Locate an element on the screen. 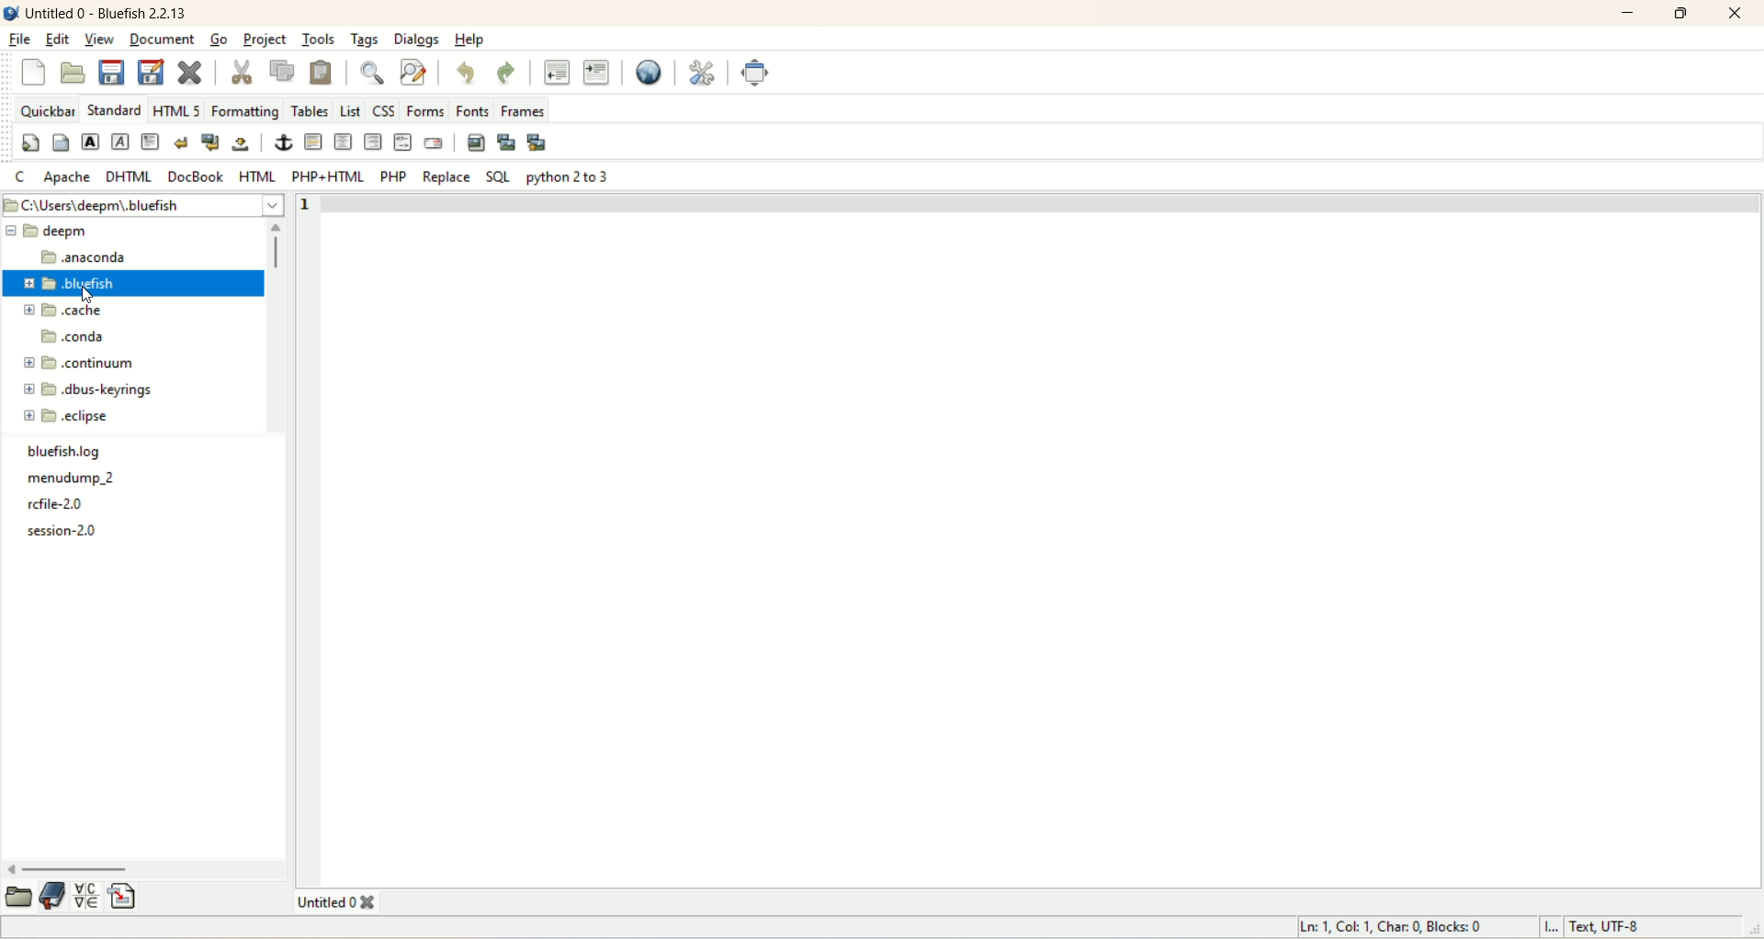 This screenshot has width=1764, height=939. insert file is located at coordinates (123, 895).